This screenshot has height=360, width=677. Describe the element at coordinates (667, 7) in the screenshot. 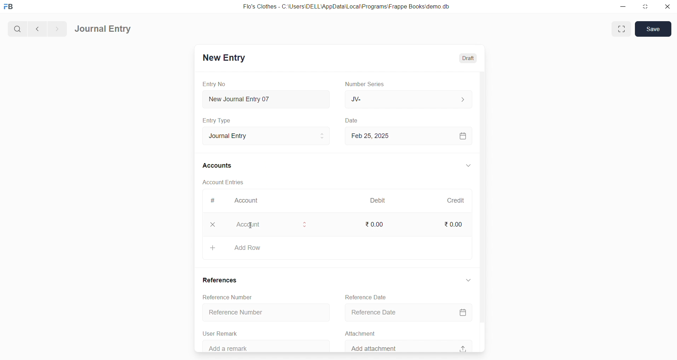

I see `close` at that location.